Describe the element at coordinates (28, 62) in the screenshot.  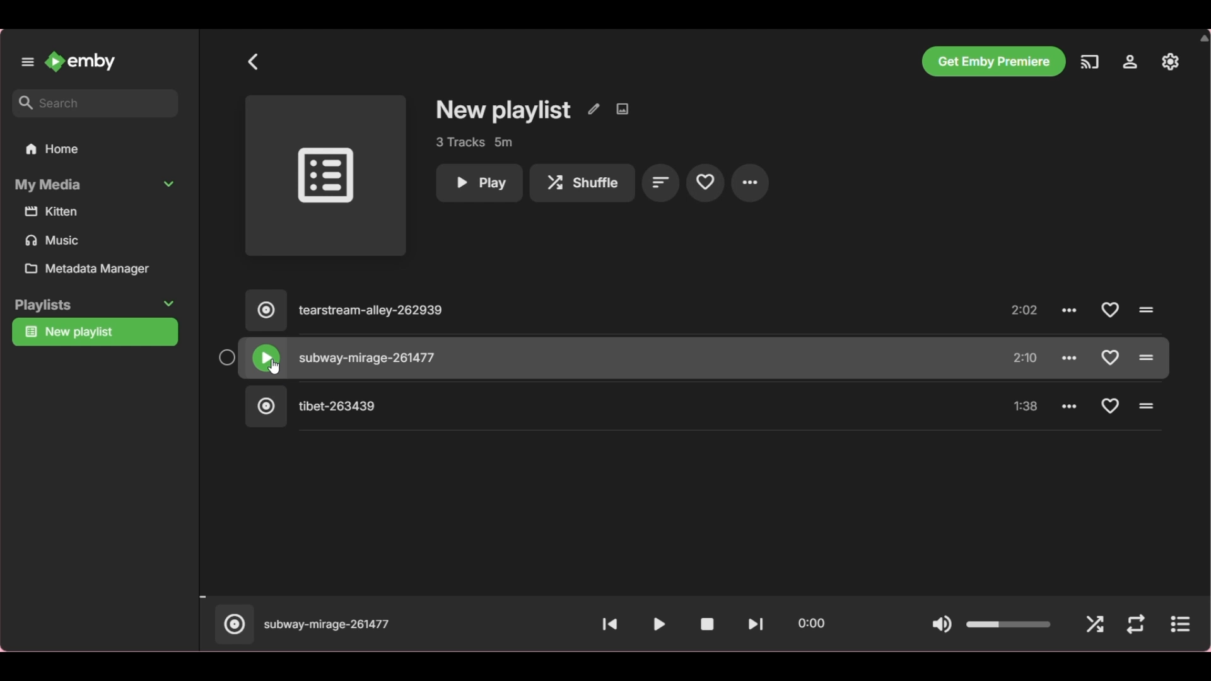
I see `Unpin left panel` at that location.